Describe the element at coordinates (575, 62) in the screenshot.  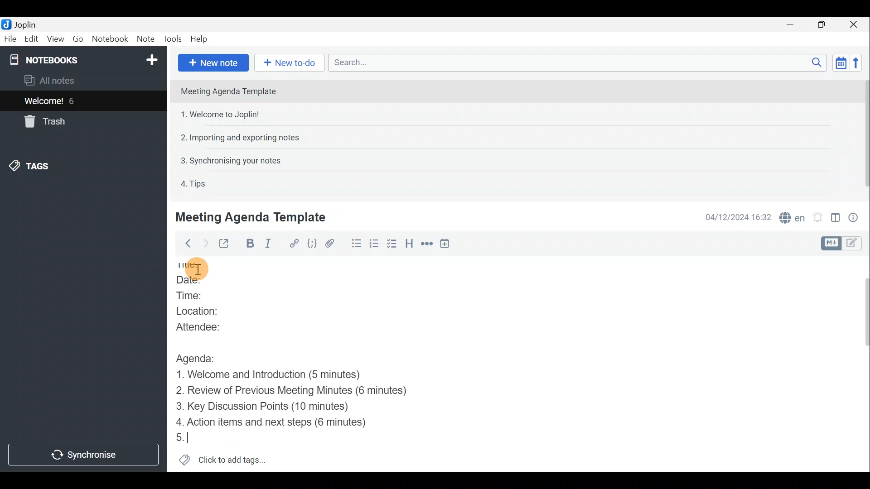
I see `Search bar` at that location.